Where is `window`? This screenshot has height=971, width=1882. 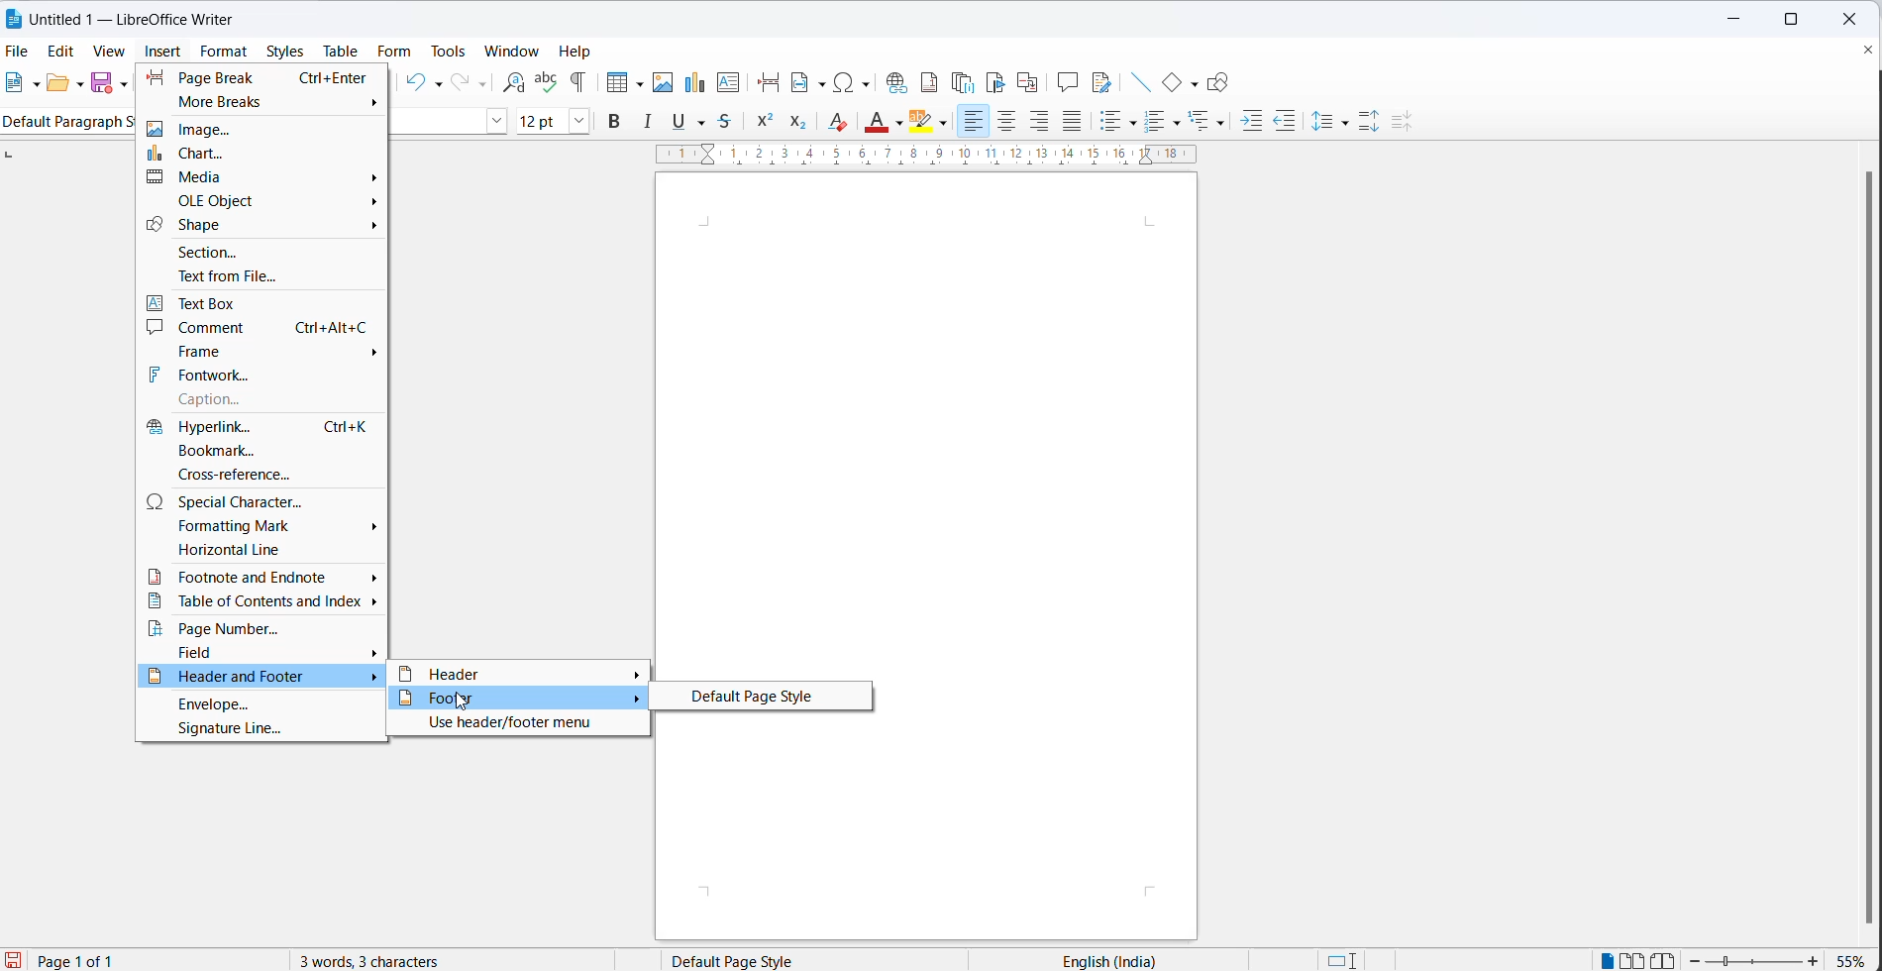 window is located at coordinates (512, 52).